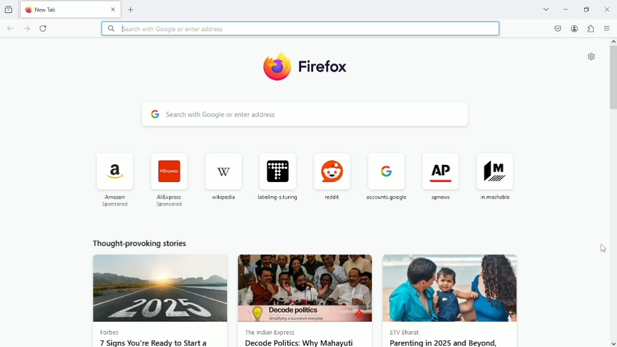 Image resolution: width=617 pixels, height=347 pixels. Describe the element at coordinates (492, 184) in the screenshot. I see `mashable` at that location.